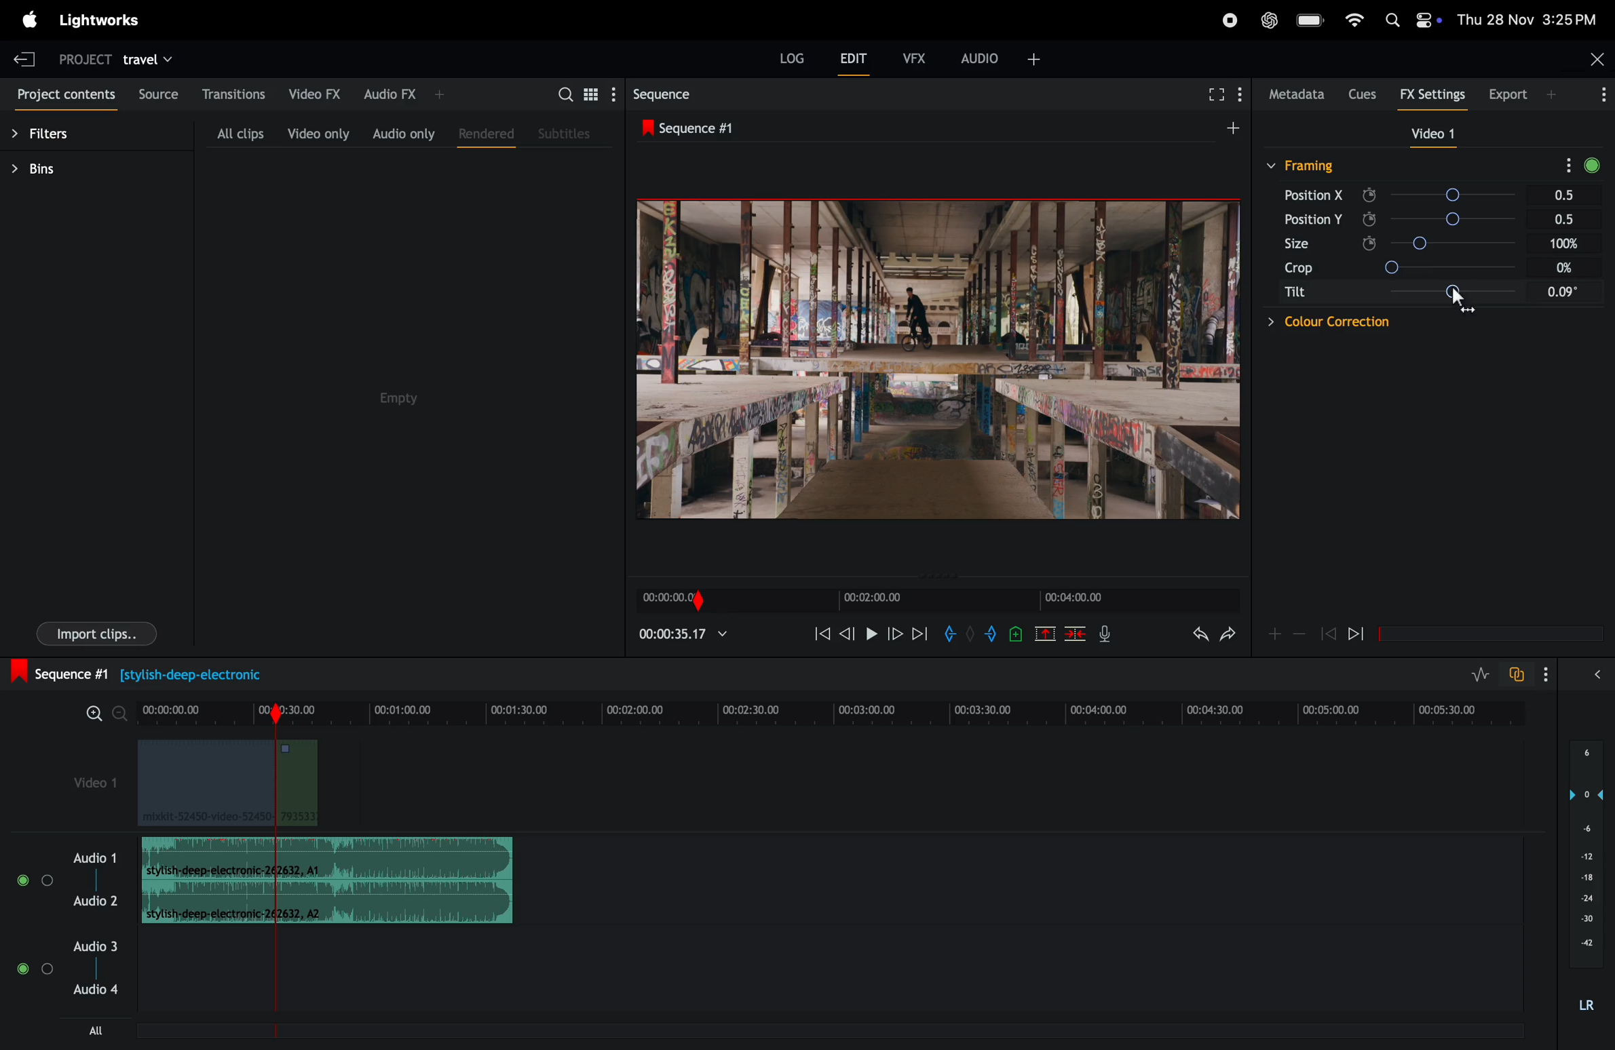  Describe the element at coordinates (1046, 632) in the screenshot. I see `remove marked section` at that location.